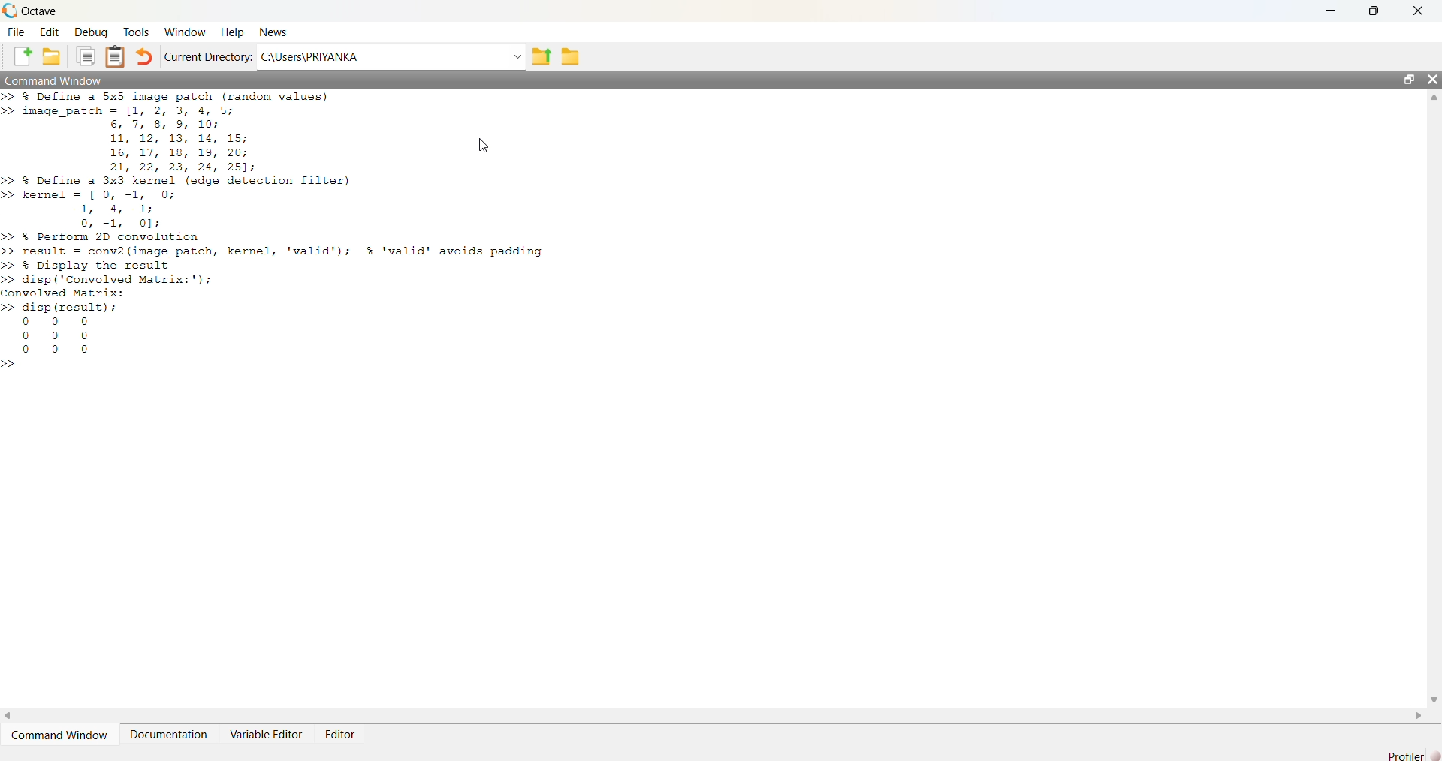  I want to click on Browse directories, so click(575, 56).